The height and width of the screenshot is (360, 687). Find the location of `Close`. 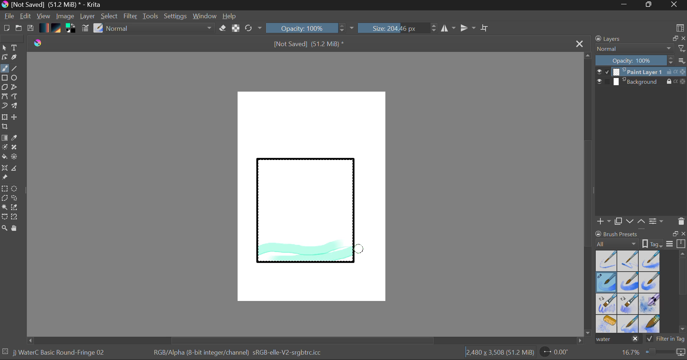

Close is located at coordinates (580, 43).